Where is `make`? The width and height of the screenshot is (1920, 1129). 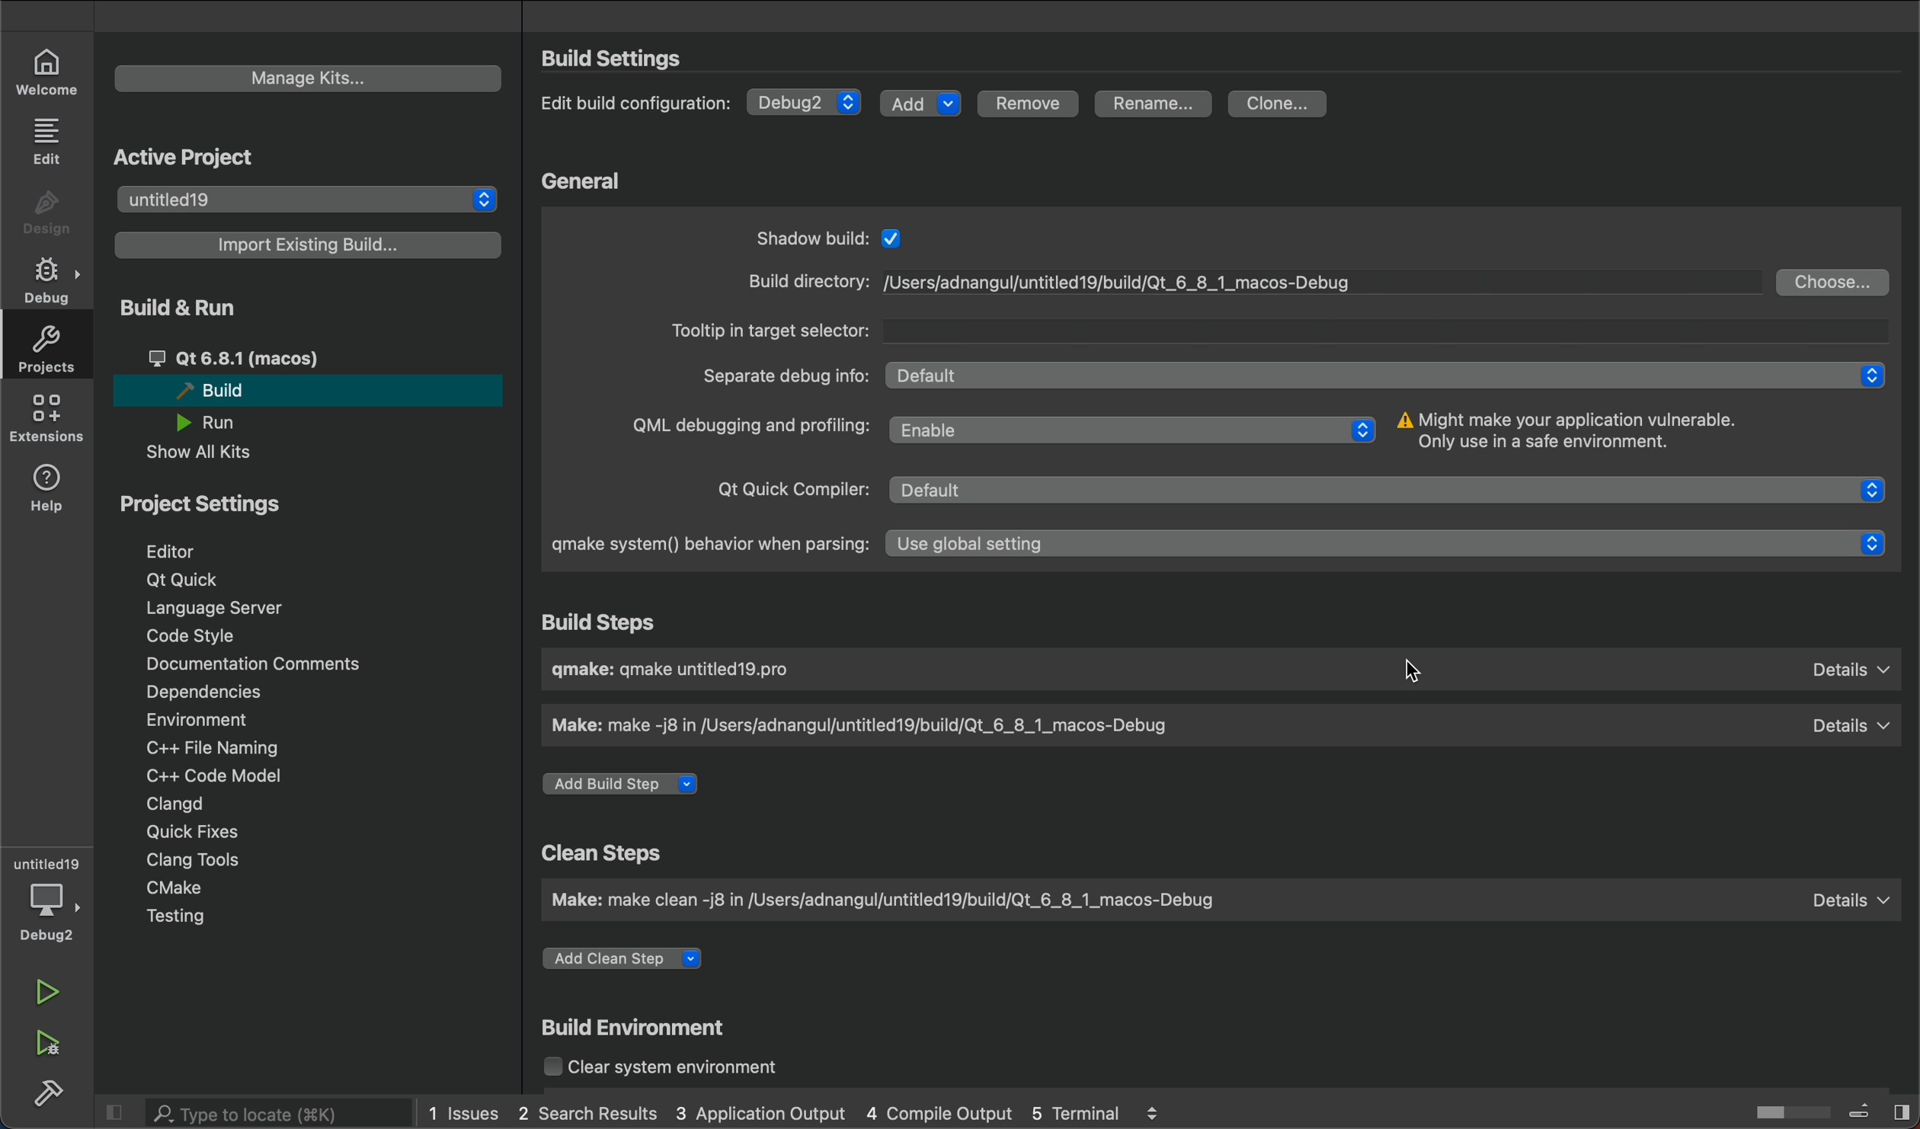
make is located at coordinates (899, 898).